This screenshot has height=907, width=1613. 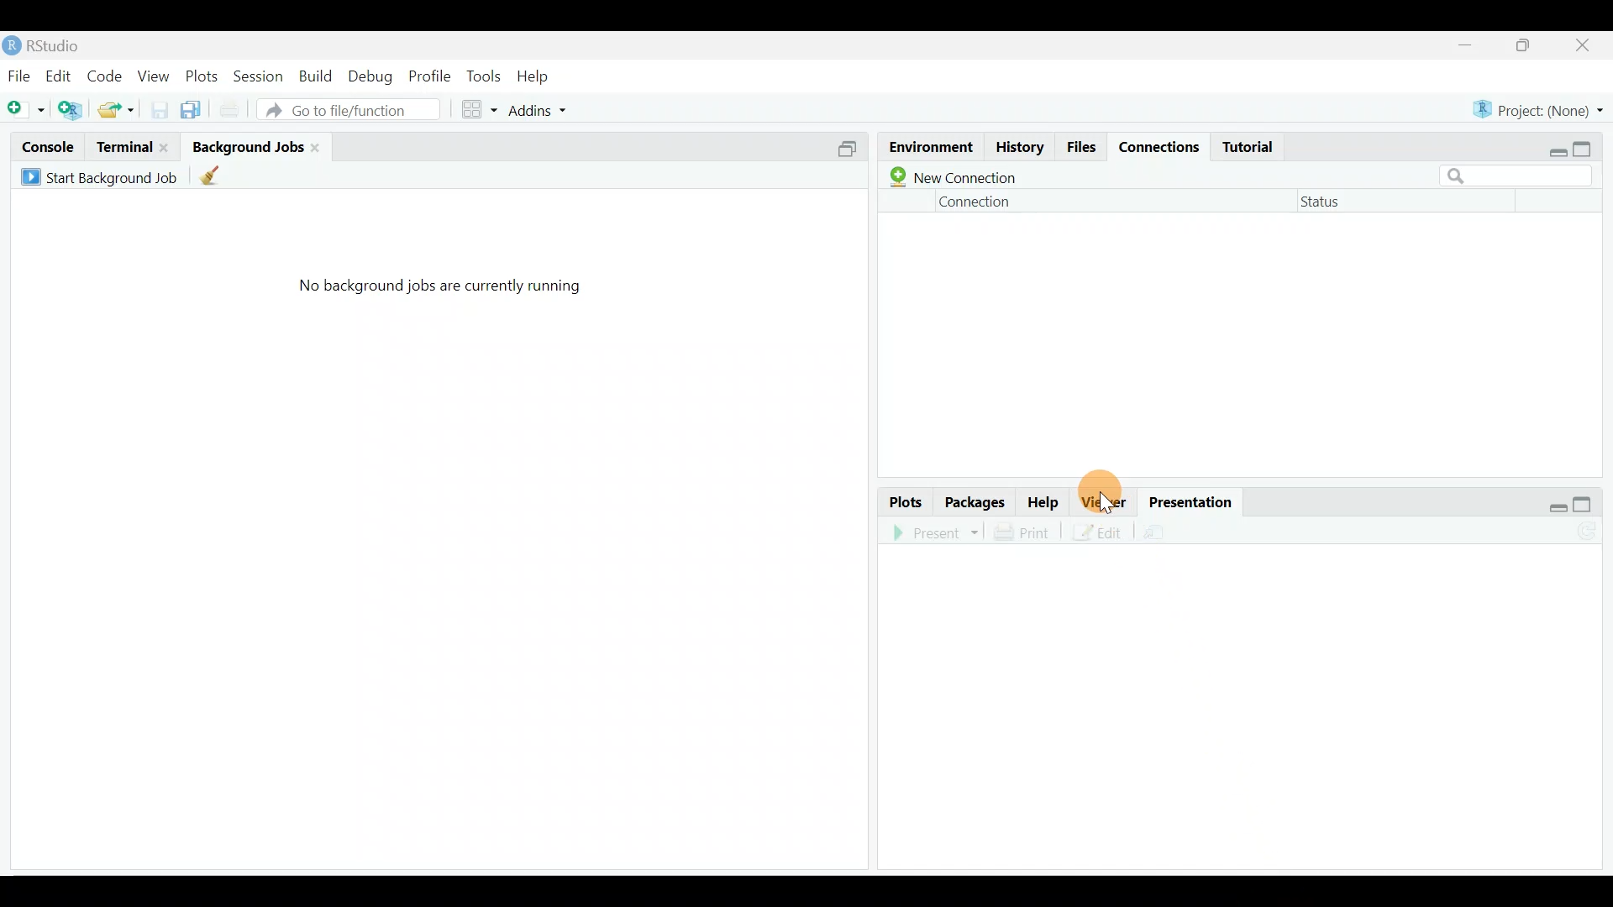 I want to click on Status, so click(x=1325, y=205).